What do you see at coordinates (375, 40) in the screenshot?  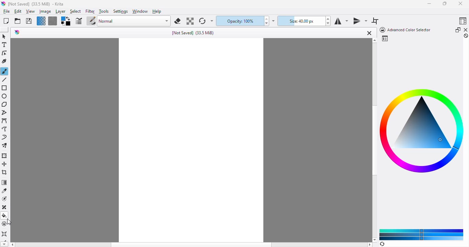 I see `scroll up` at bounding box center [375, 40].